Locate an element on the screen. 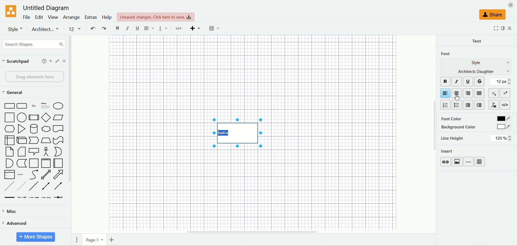 The height and width of the screenshot is (246, 517). clear formatting is located at coordinates (493, 104).